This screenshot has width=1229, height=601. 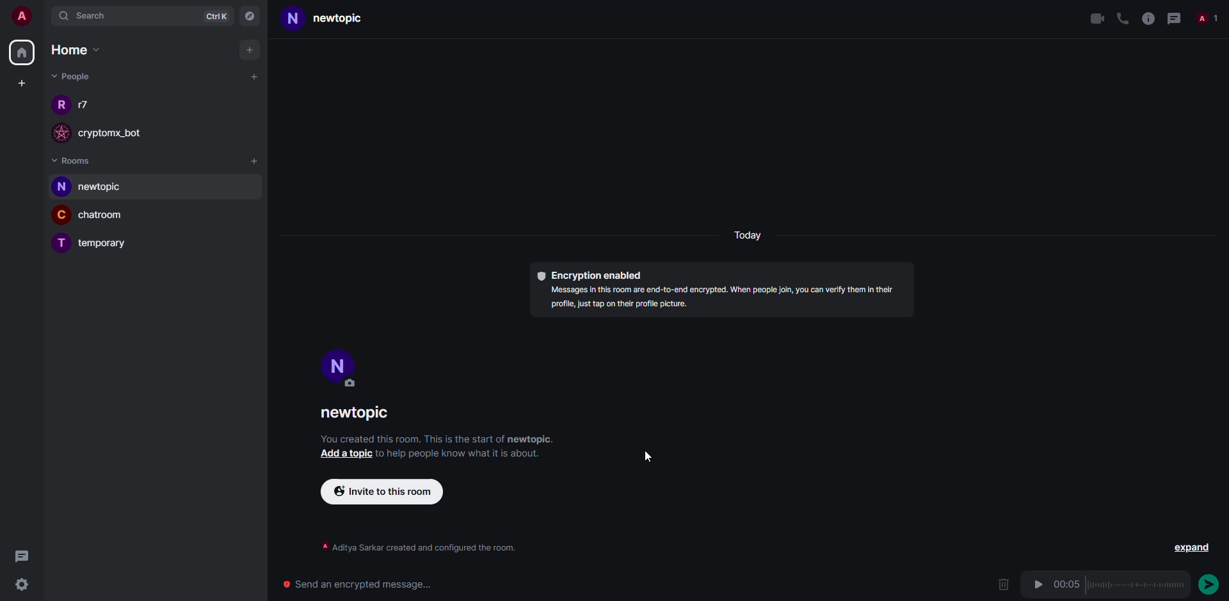 I want to click on info, so click(x=438, y=439).